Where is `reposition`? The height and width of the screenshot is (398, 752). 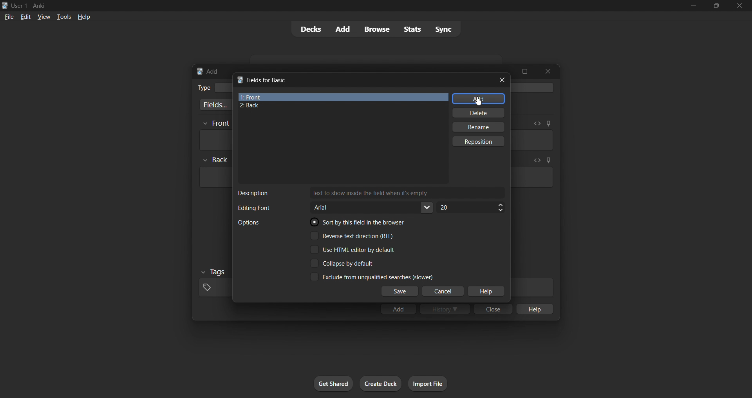 reposition is located at coordinates (479, 141).